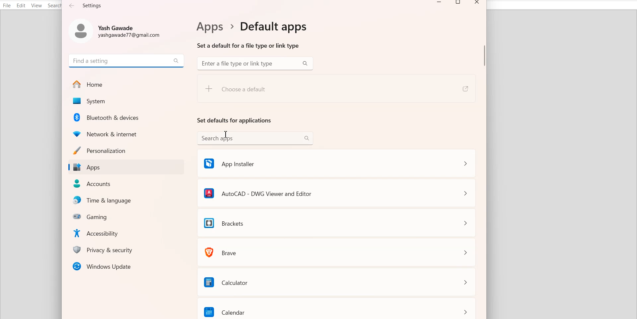  I want to click on File, so click(7, 5).